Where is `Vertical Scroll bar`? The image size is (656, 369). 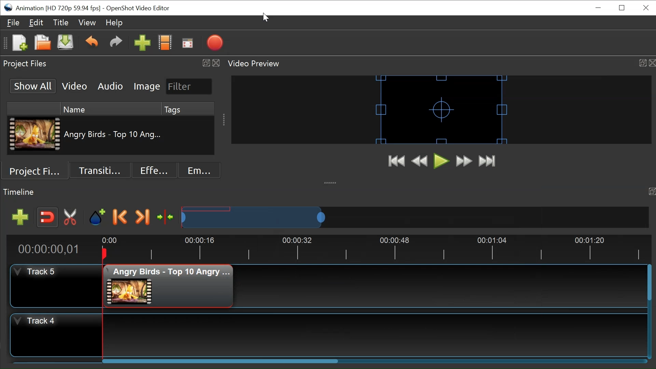
Vertical Scroll bar is located at coordinates (650, 283).